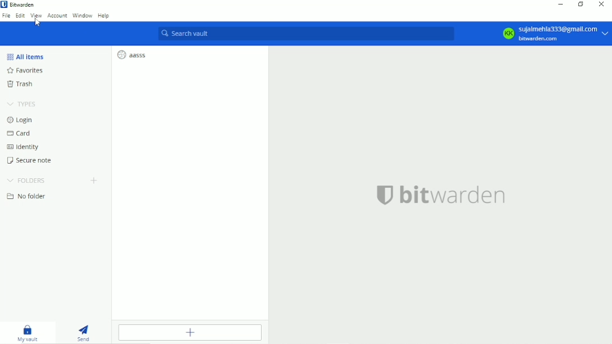  Describe the element at coordinates (581, 4) in the screenshot. I see `Restore down` at that location.